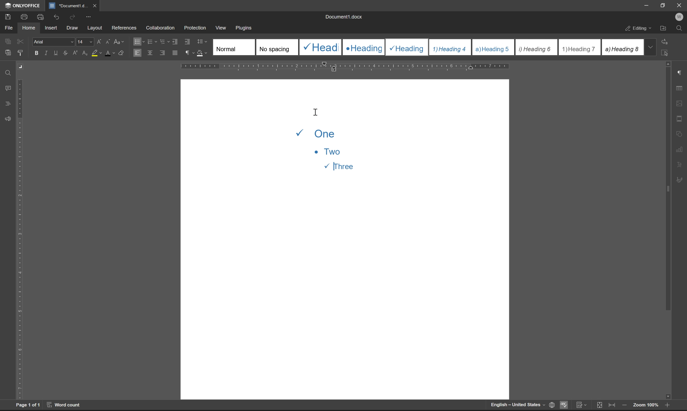 The height and width of the screenshot is (411, 687). I want to click on fit to width, so click(612, 405).